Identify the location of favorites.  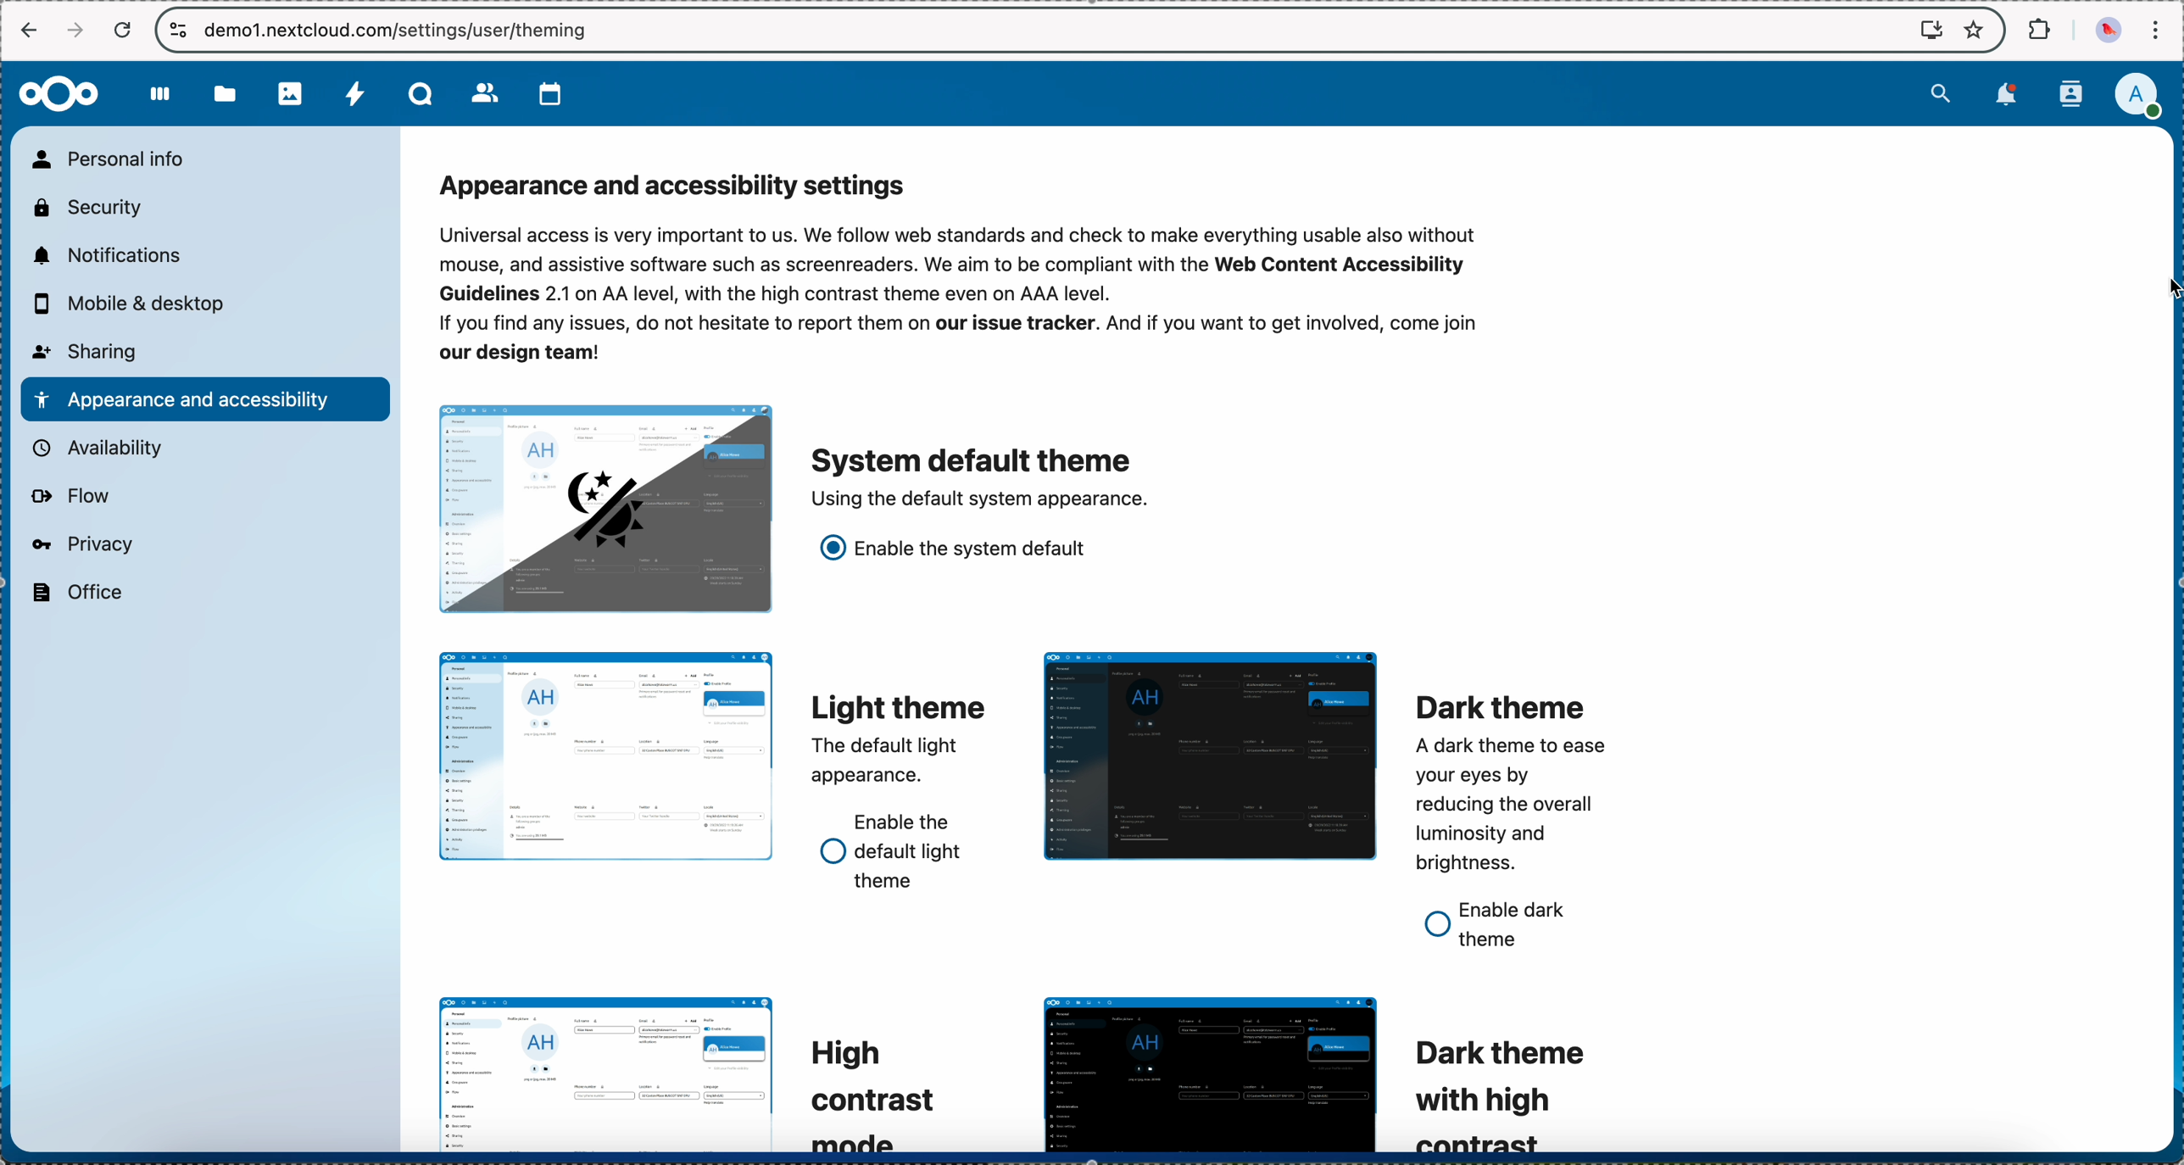
(1976, 28).